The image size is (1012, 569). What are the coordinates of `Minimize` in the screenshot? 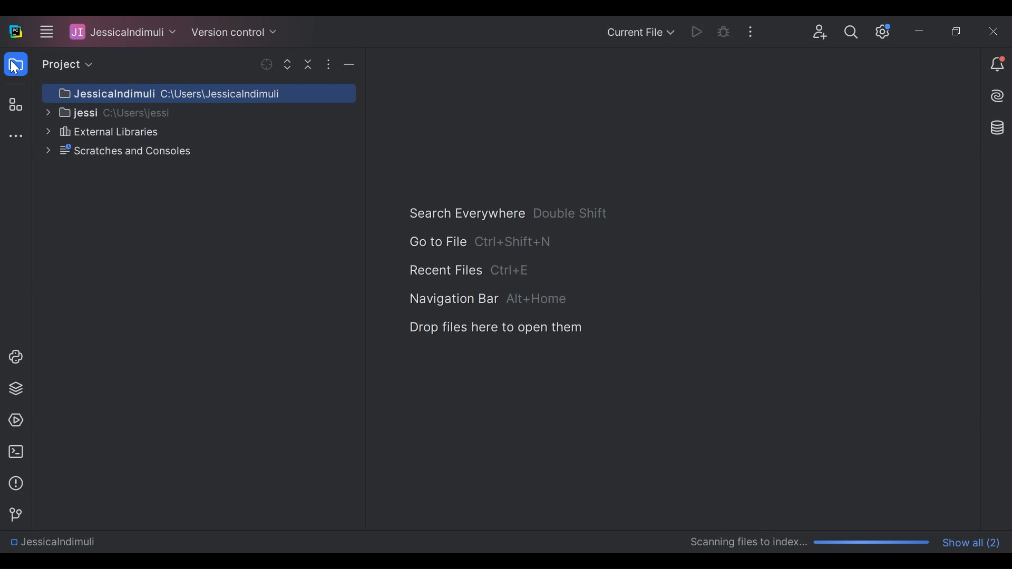 It's located at (920, 31).